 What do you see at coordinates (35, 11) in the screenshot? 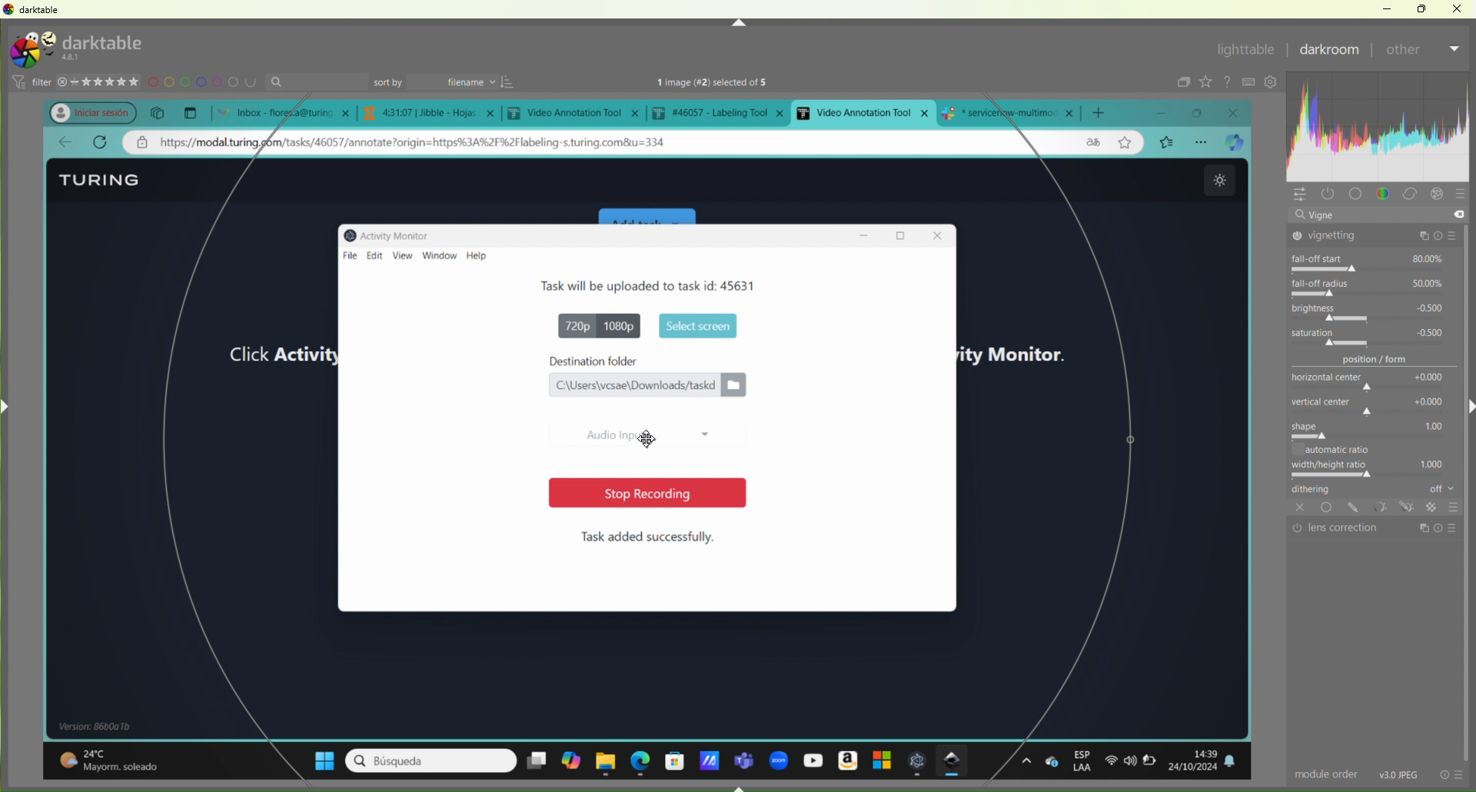
I see `darktable` at bounding box center [35, 11].